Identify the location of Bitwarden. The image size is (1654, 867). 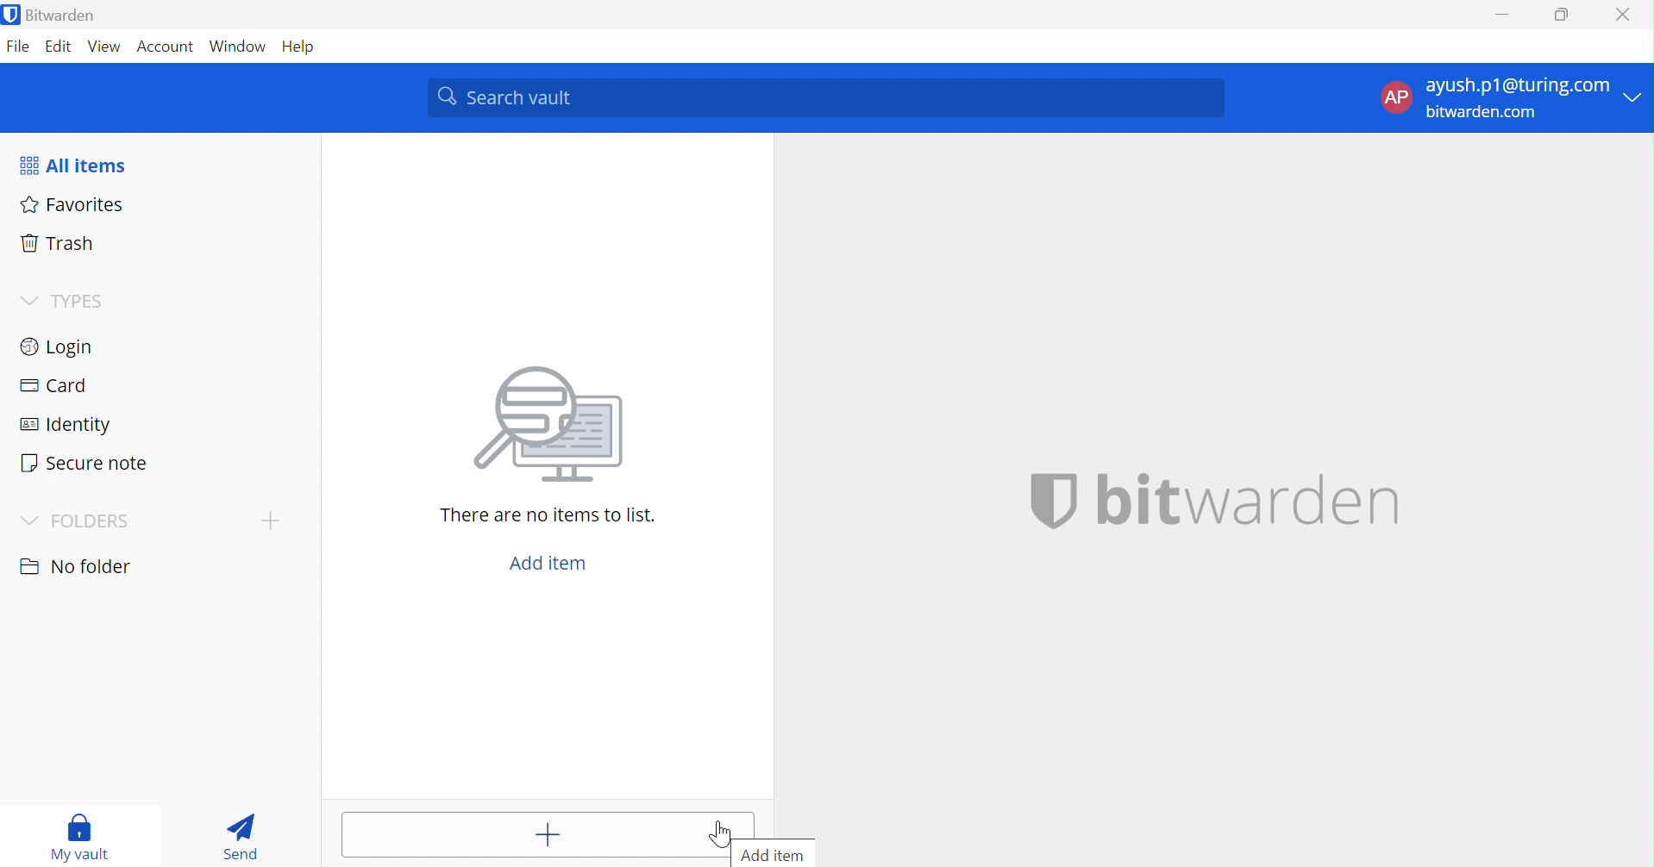
(53, 15).